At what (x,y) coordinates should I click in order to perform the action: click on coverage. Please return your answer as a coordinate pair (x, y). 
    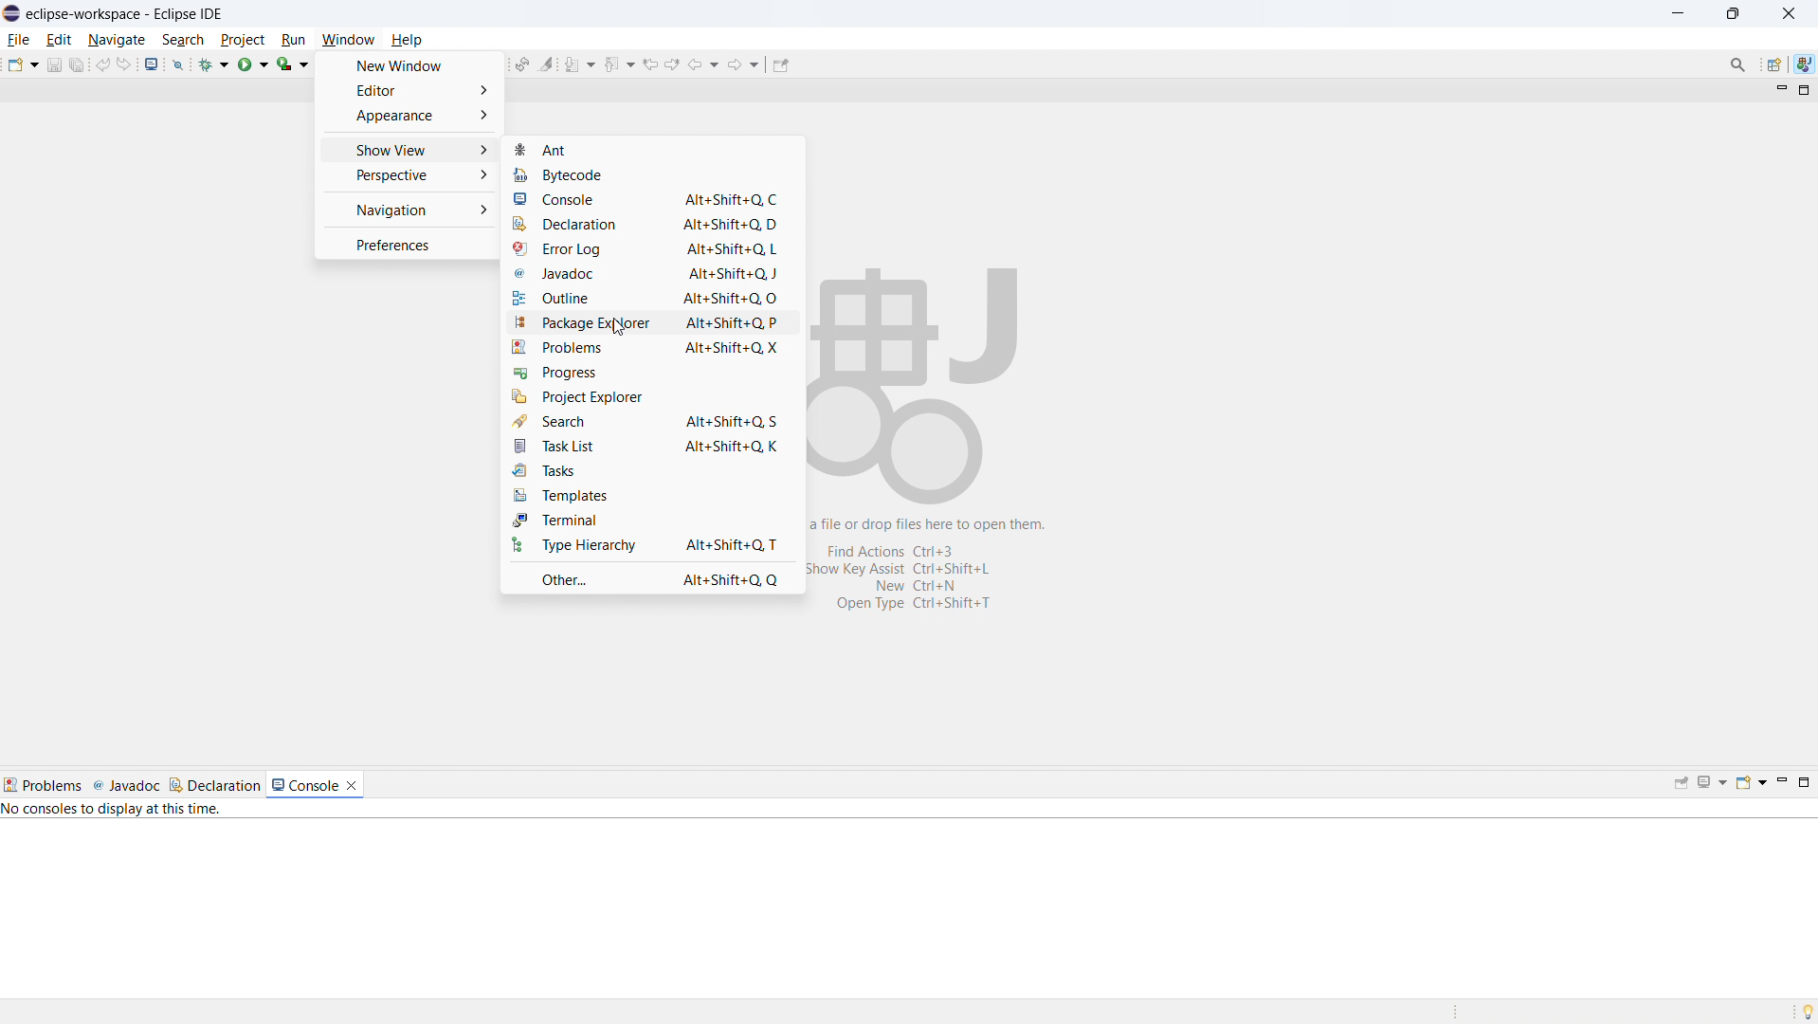
    Looking at the image, I should click on (292, 64).